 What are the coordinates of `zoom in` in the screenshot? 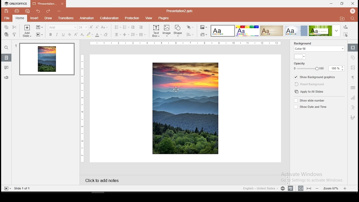 It's located at (346, 189).